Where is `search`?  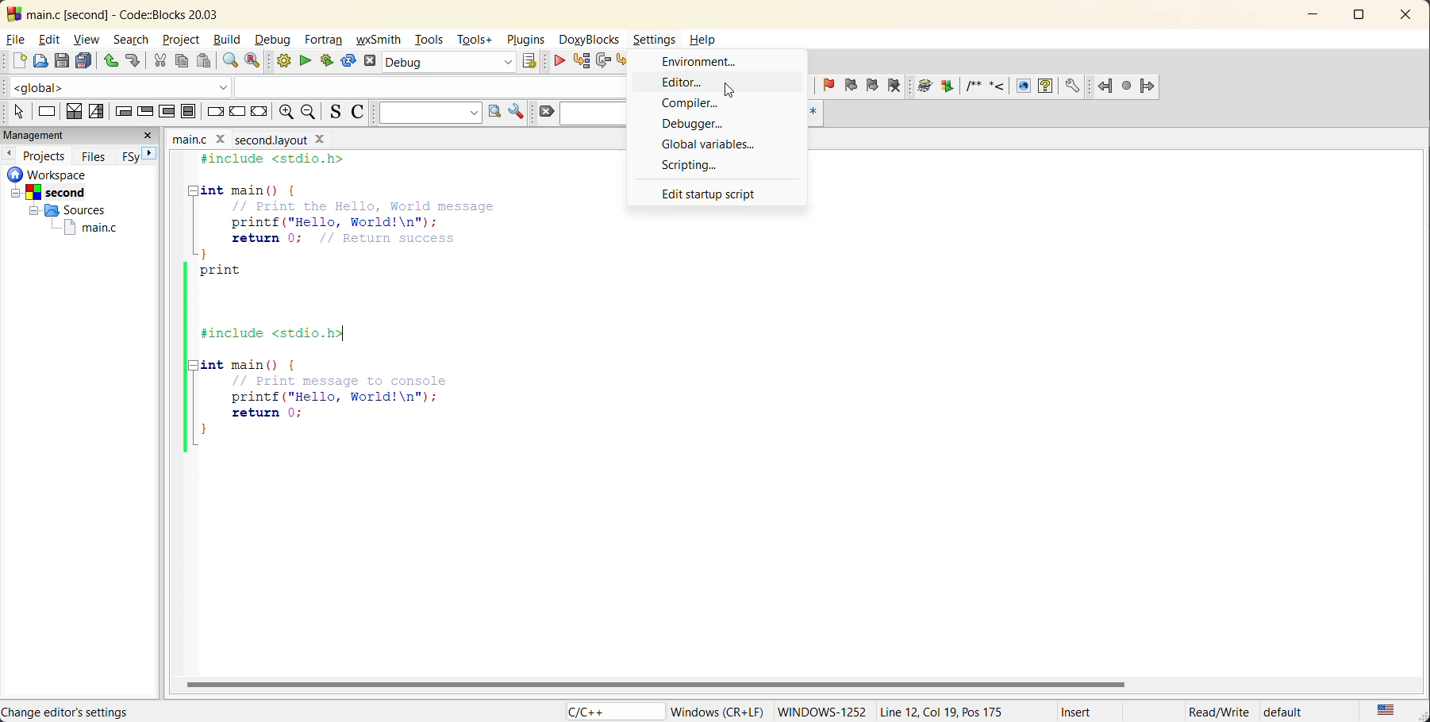
search is located at coordinates (134, 40).